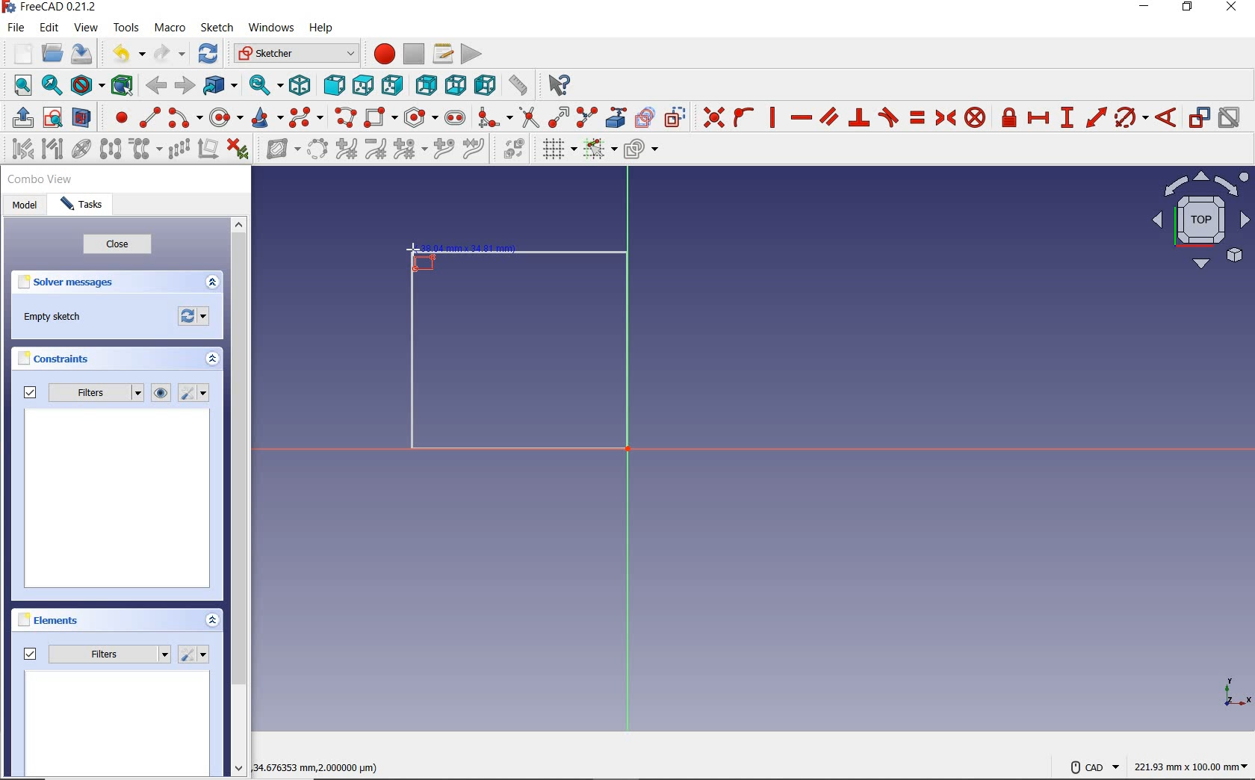 This screenshot has height=780, width=1255. Describe the element at coordinates (475, 151) in the screenshot. I see `join curves` at that location.